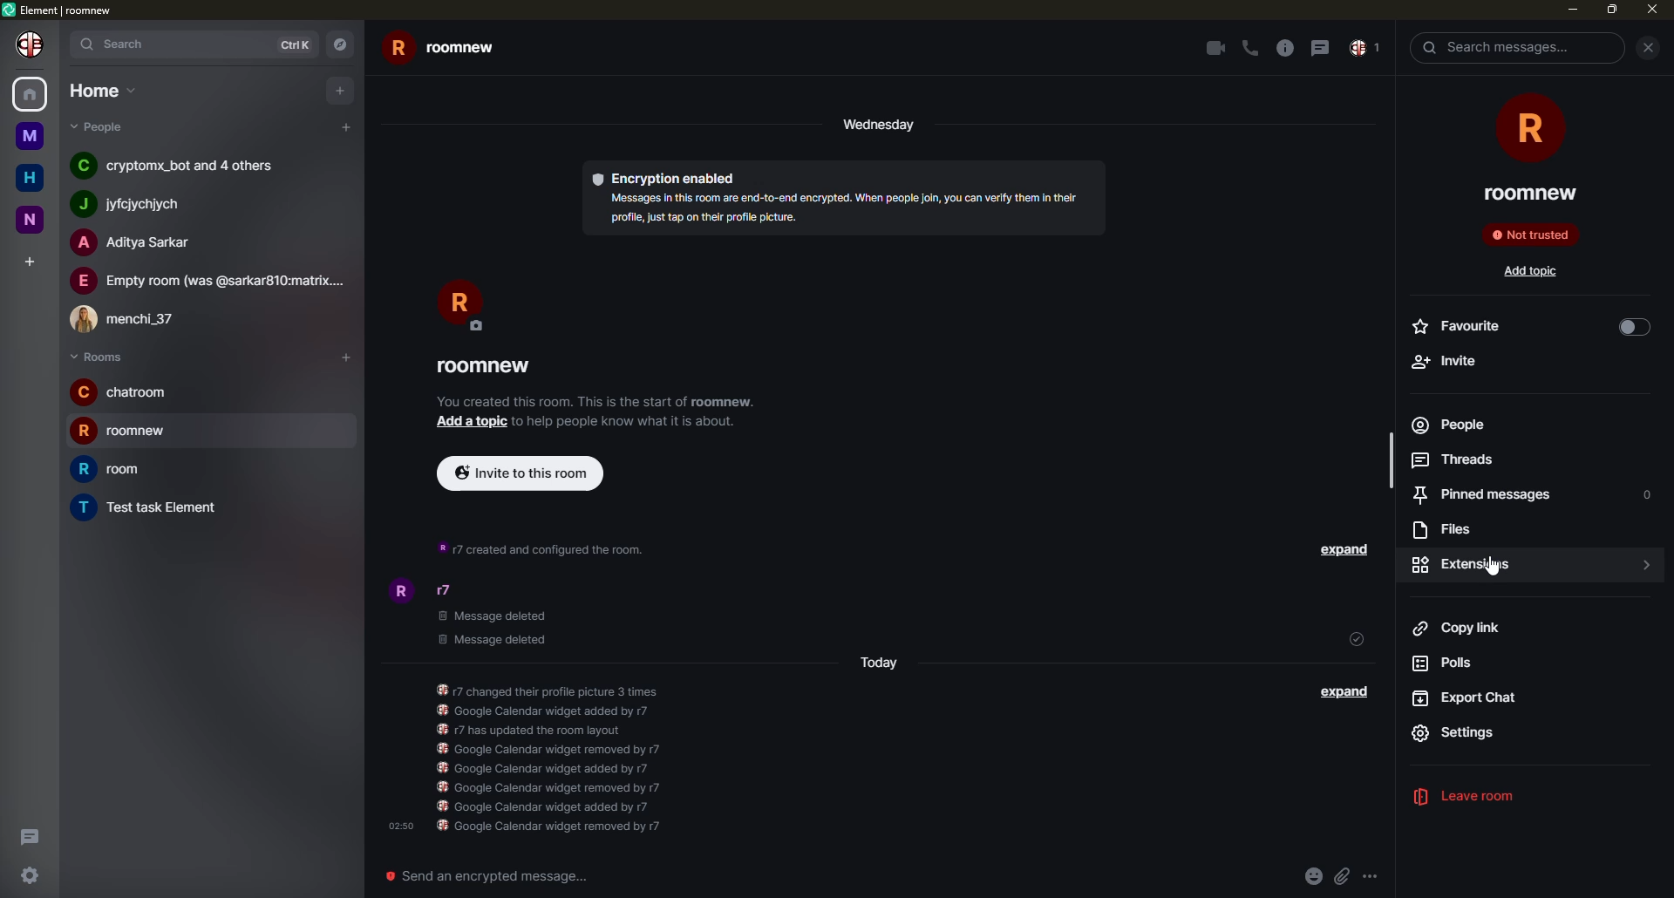 This screenshot has height=898, width=1674. What do you see at coordinates (1443, 528) in the screenshot?
I see `files` at bounding box center [1443, 528].